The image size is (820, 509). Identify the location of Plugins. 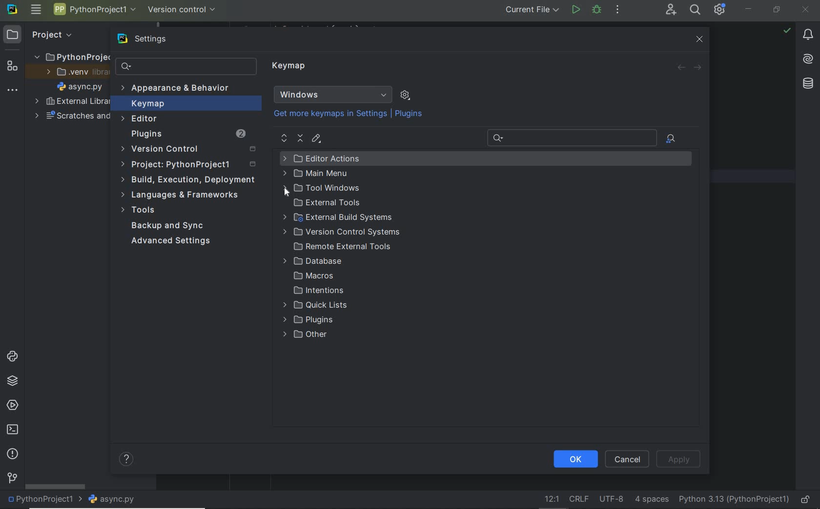
(410, 114).